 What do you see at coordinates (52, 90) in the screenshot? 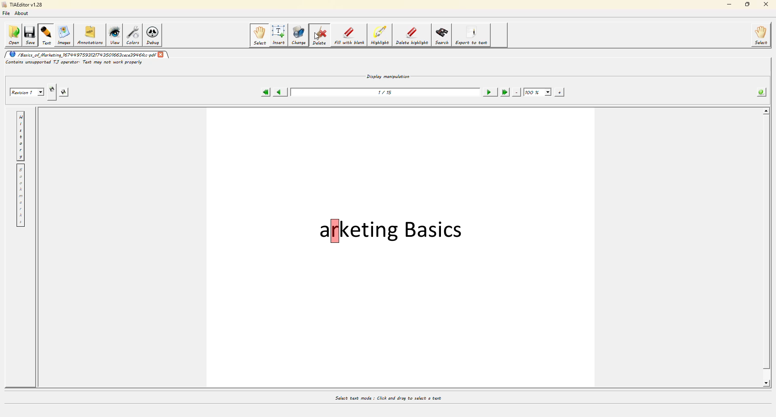
I see `creates new revisio` at bounding box center [52, 90].